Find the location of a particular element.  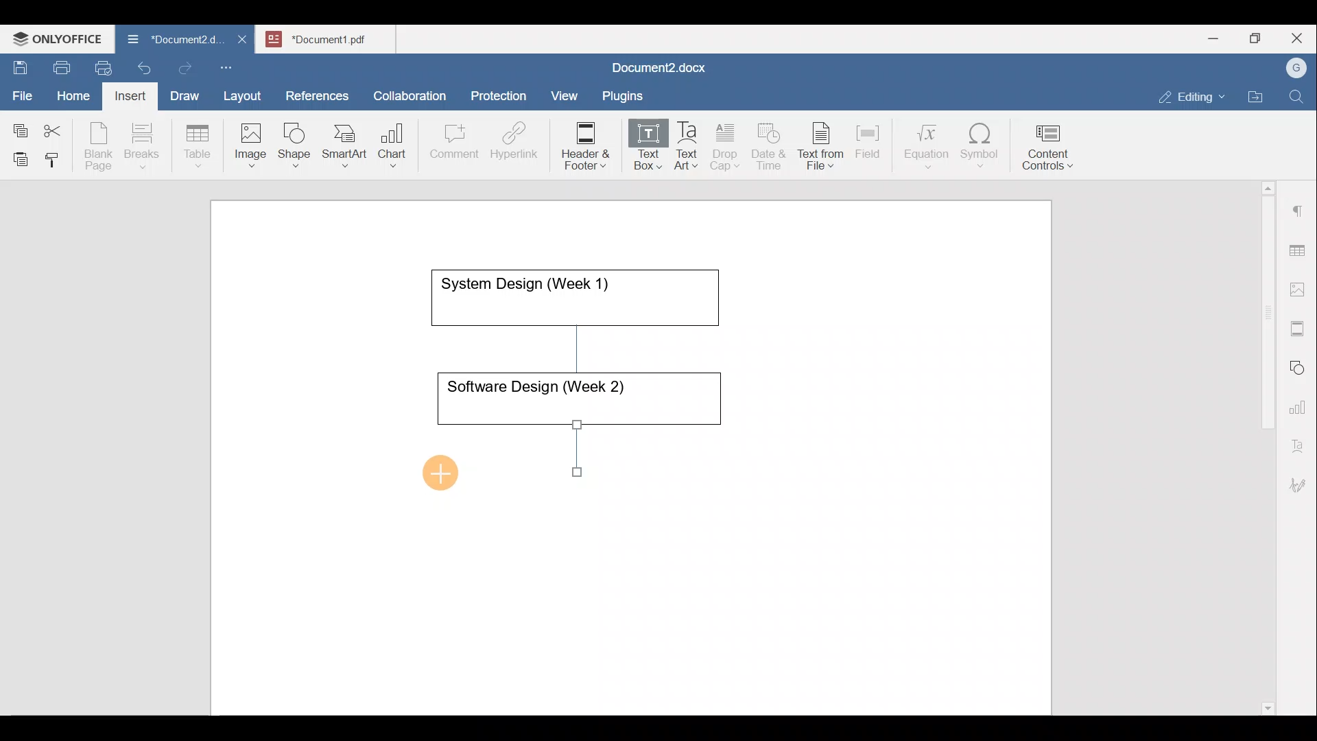

References is located at coordinates (316, 94).